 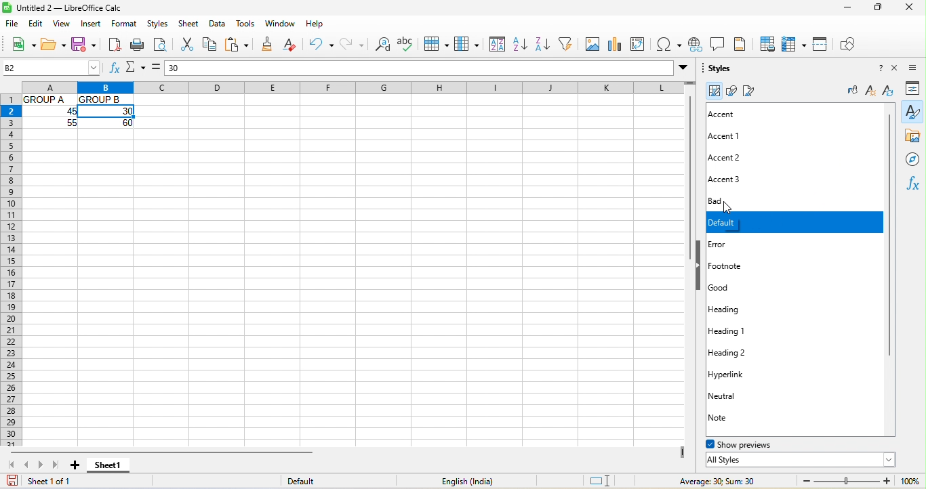 I want to click on cell style , so click(x=714, y=91).